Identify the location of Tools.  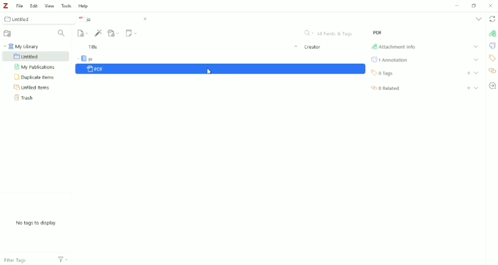
(66, 5).